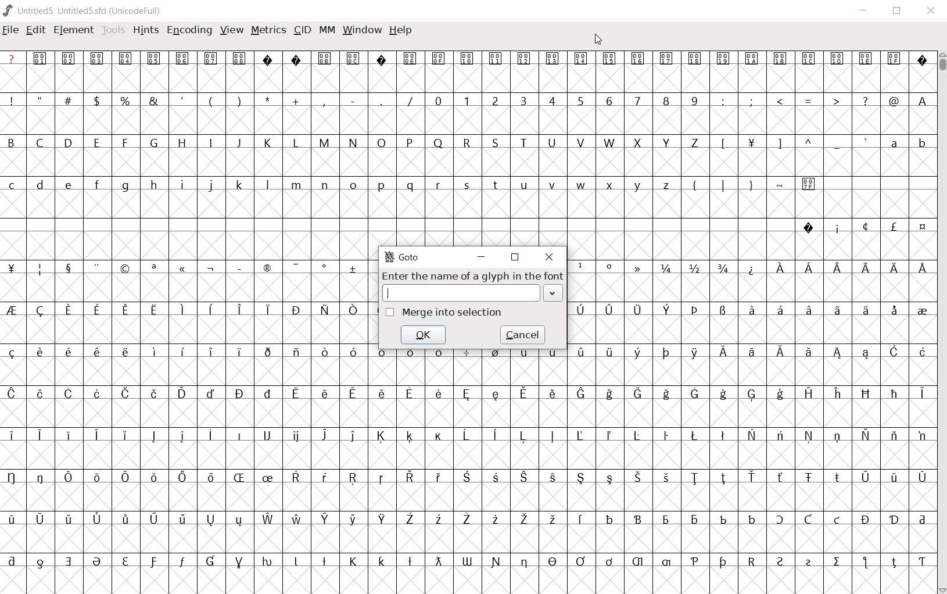  Describe the element at coordinates (722, 268) in the screenshot. I see `3/4` at that location.